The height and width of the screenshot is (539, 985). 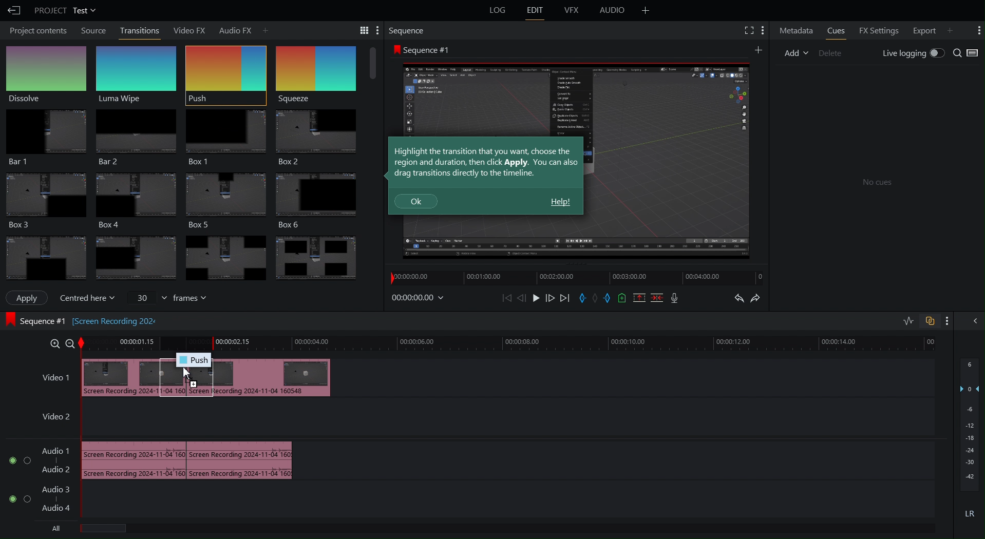 I want to click on [Screen recording 202], so click(x=112, y=319).